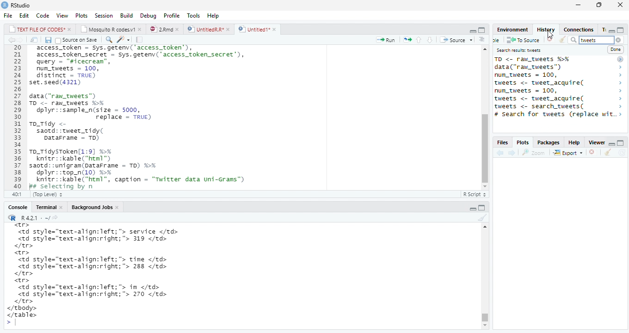 This screenshot has height=333, width=629. What do you see at coordinates (24, 14) in the screenshot?
I see `Edit` at bounding box center [24, 14].